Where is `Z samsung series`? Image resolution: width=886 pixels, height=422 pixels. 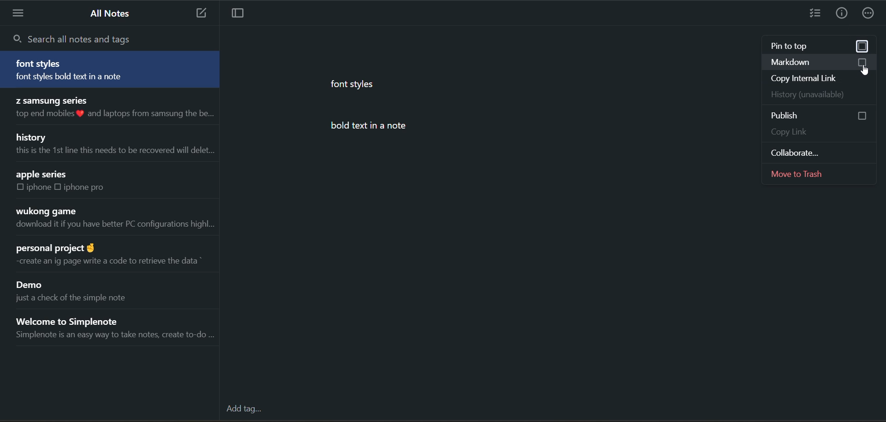 Z samsung series is located at coordinates (50, 100).